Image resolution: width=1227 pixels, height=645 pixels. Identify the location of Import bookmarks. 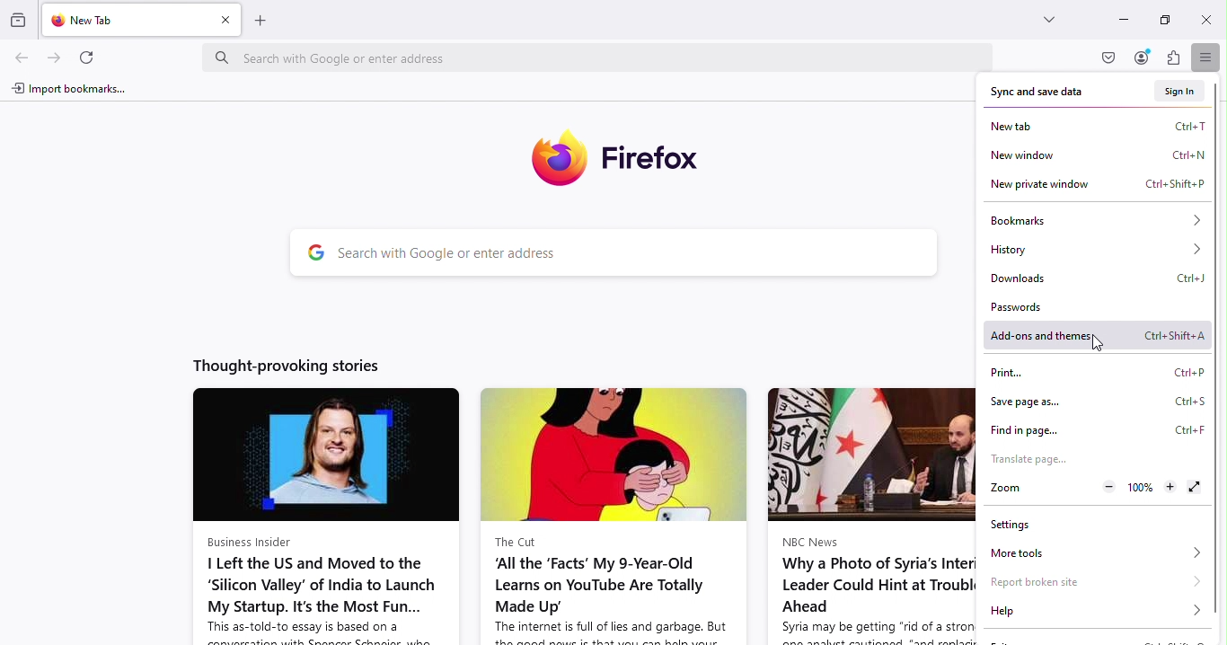
(69, 86).